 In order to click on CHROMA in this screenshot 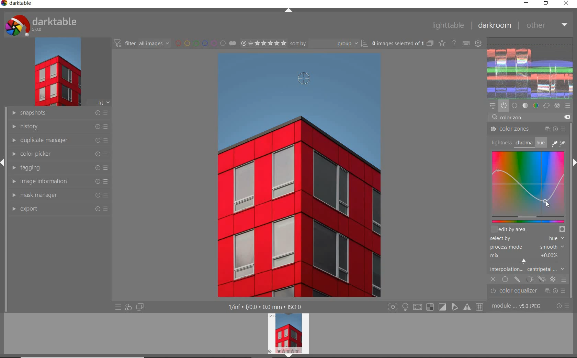, I will do `click(523, 143)`.